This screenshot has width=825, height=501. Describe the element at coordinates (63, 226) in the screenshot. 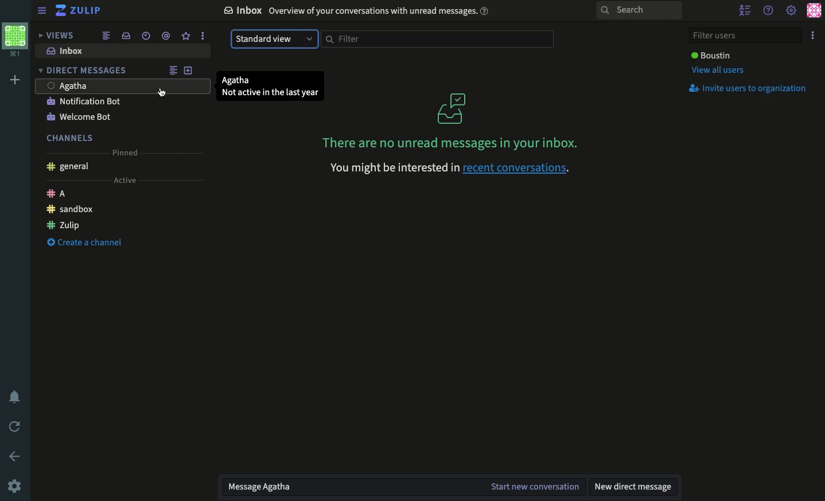

I see `Zulip` at that location.